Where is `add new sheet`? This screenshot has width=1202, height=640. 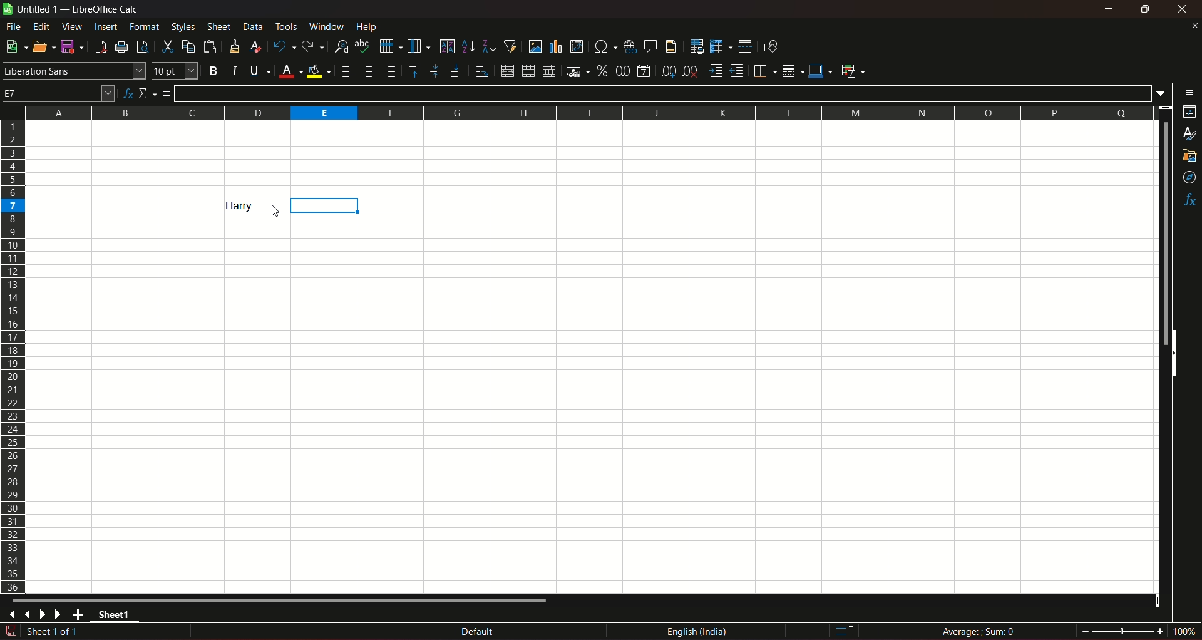 add new sheet is located at coordinates (80, 614).